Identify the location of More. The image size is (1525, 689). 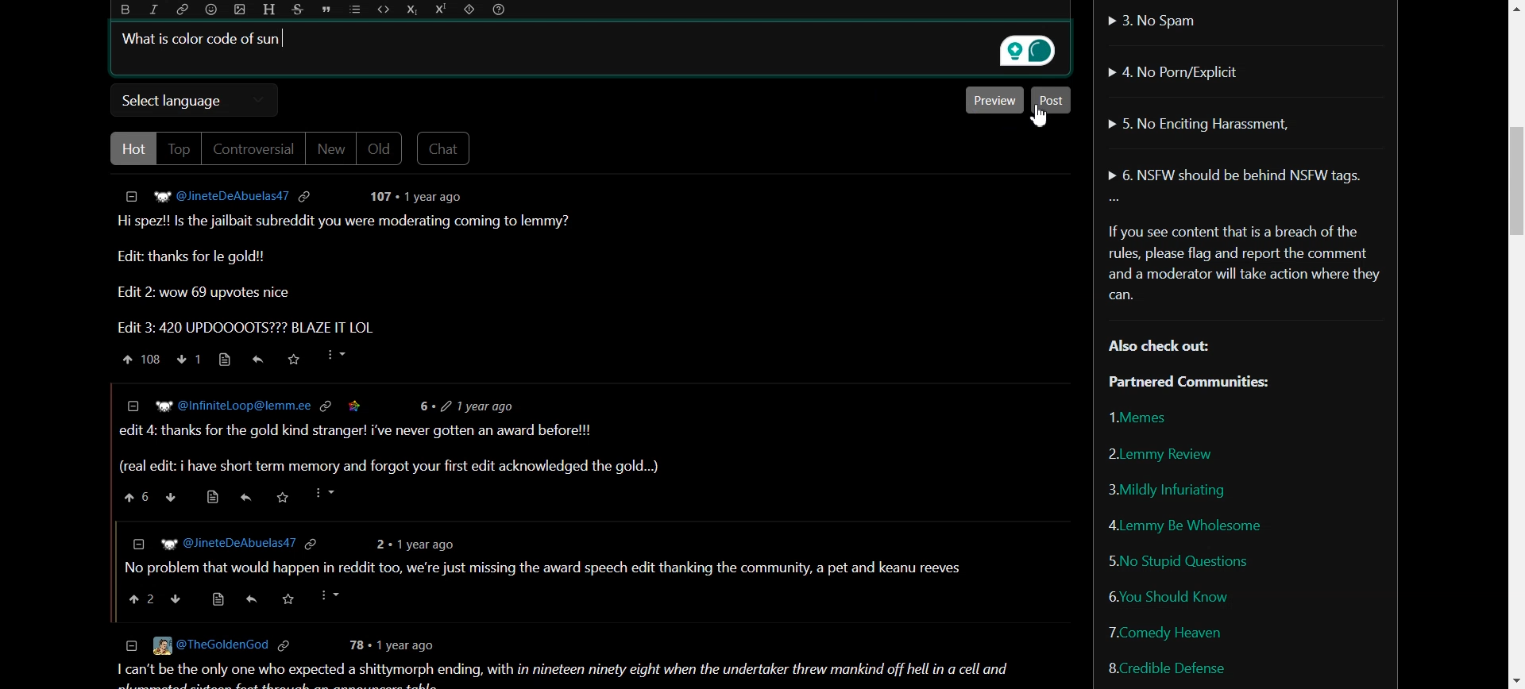
(1114, 200).